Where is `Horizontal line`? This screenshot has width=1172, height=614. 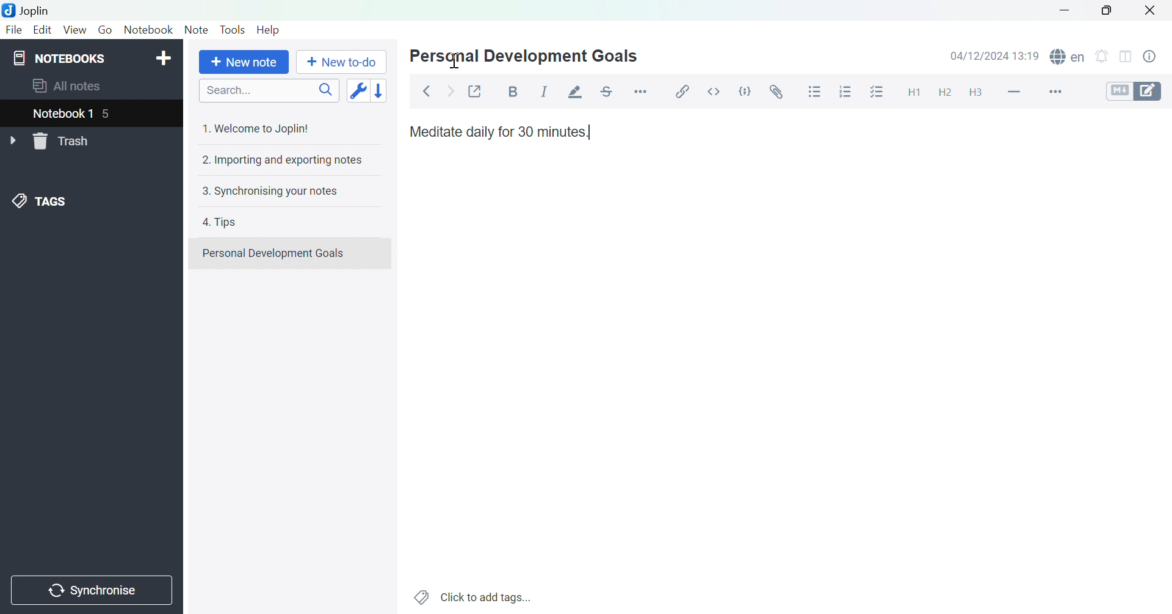
Horizontal line is located at coordinates (1014, 92).